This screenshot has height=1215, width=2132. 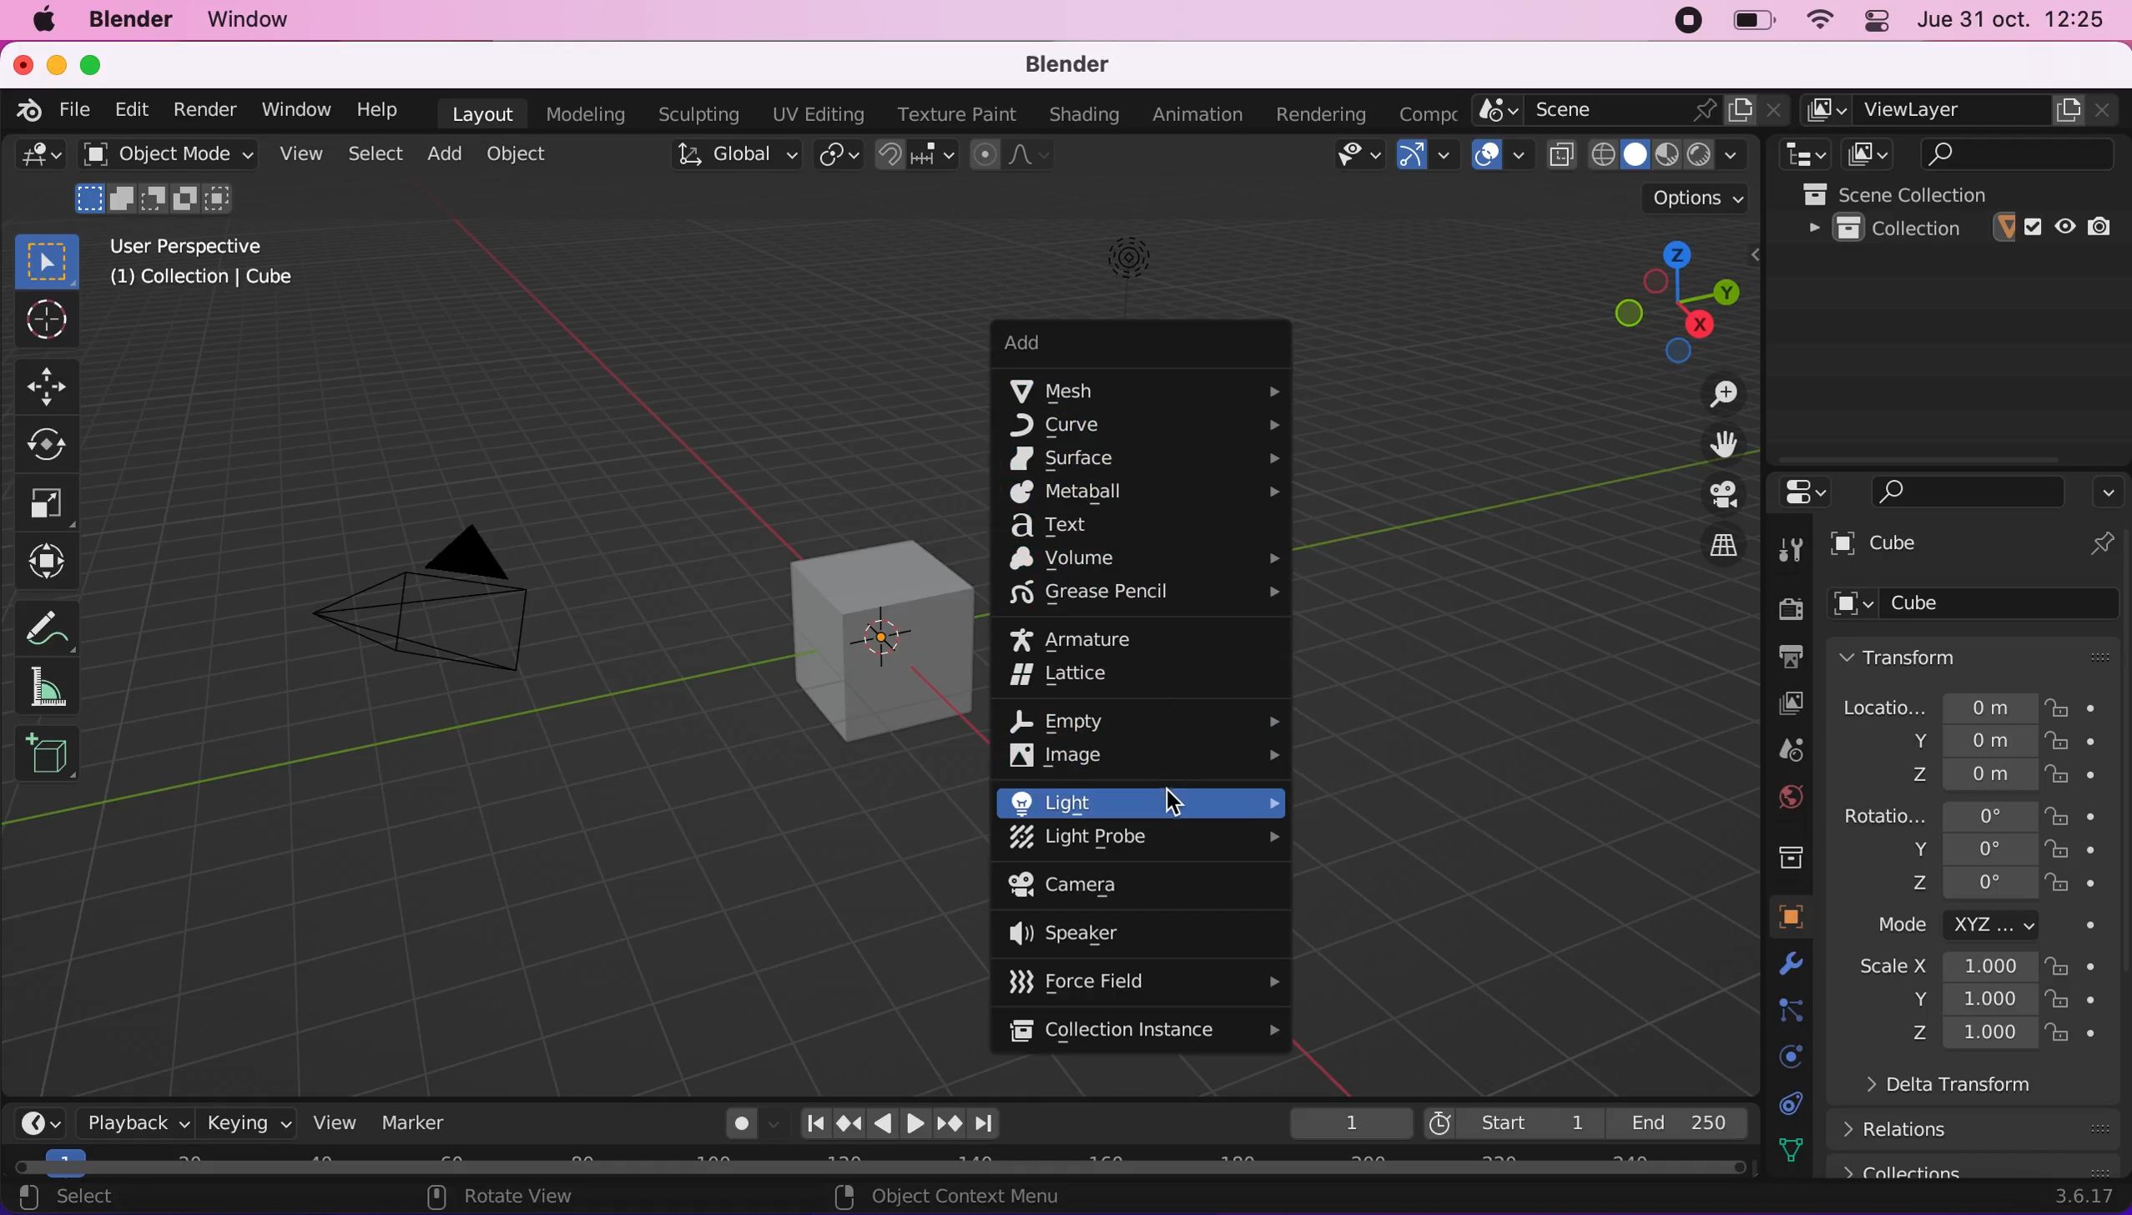 What do you see at coordinates (1784, 1056) in the screenshot?
I see `physics` at bounding box center [1784, 1056].